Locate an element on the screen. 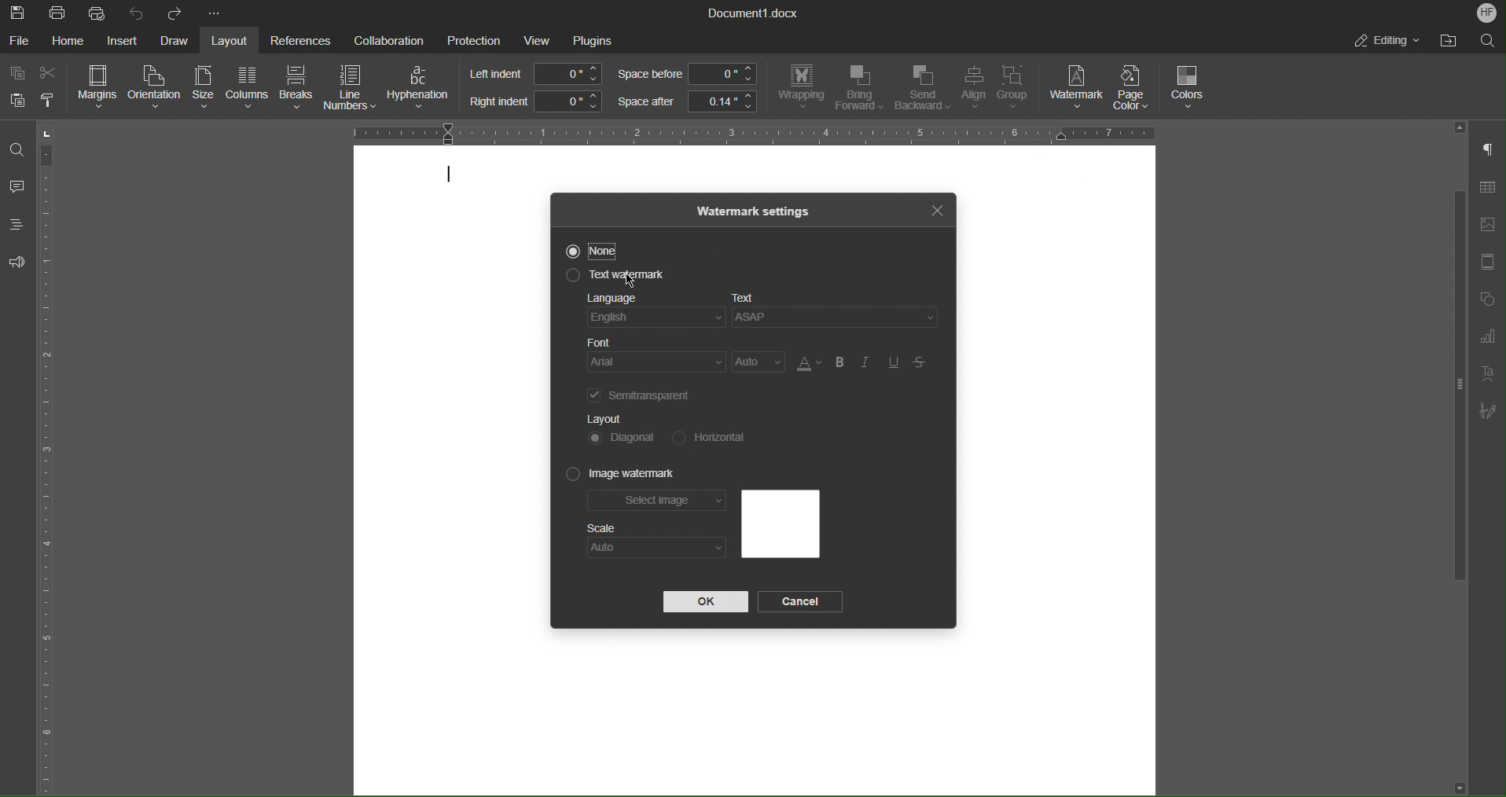 Image resolution: width=1506 pixels, height=797 pixels. Space after is located at coordinates (686, 101).